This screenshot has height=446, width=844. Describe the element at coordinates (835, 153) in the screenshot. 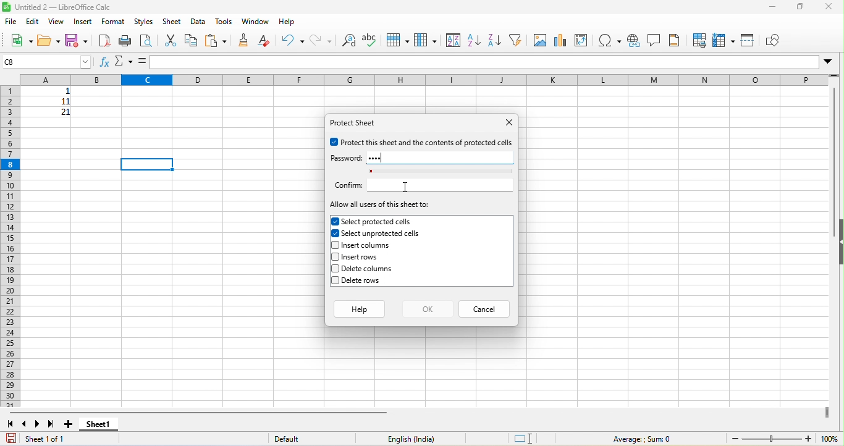

I see `vertical scroll bar` at that location.